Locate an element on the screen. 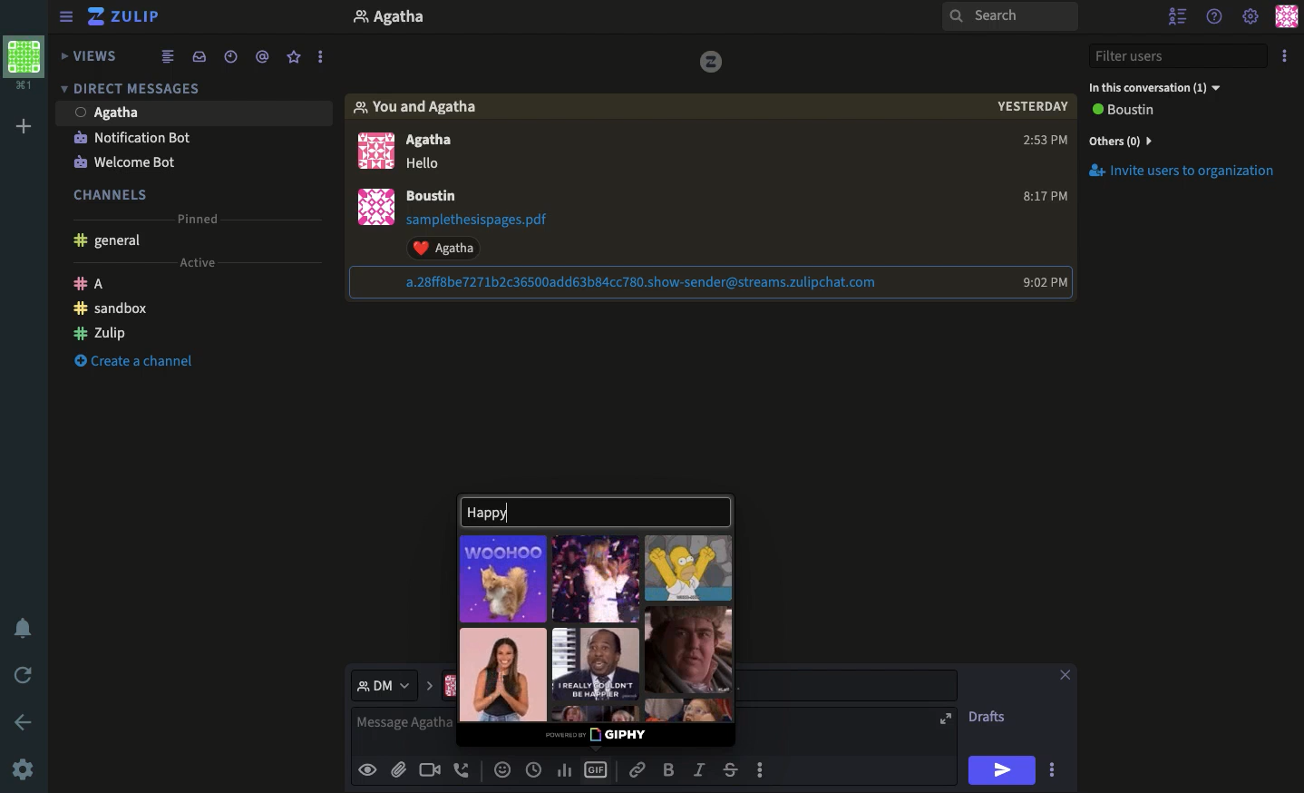  GIF is located at coordinates (598, 769).